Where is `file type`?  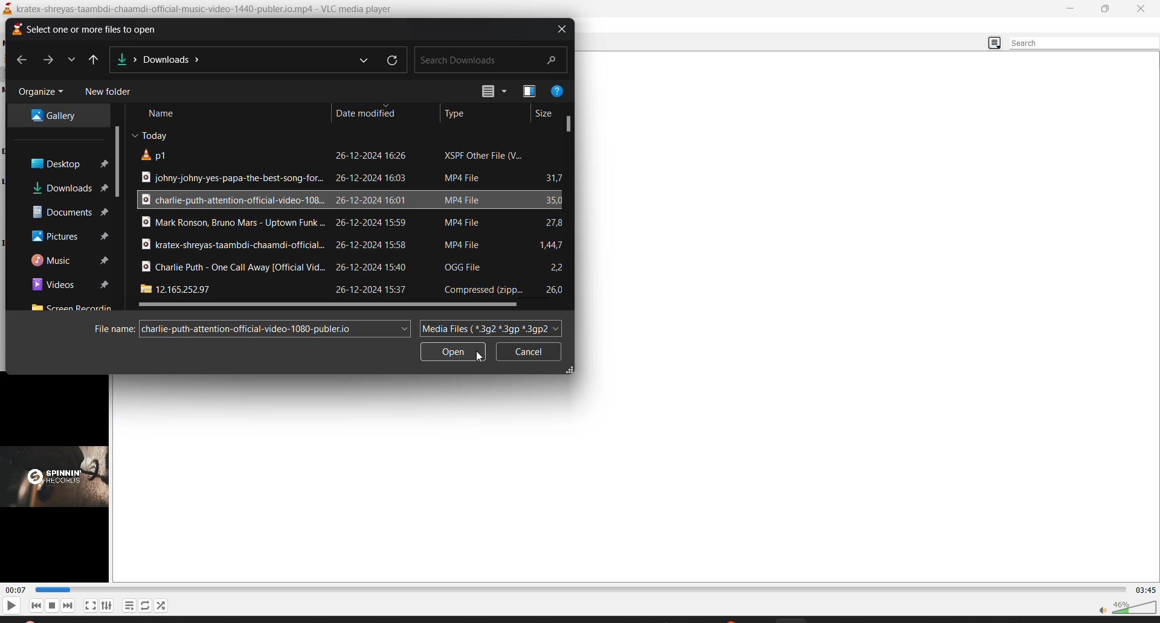 file type is located at coordinates (469, 245).